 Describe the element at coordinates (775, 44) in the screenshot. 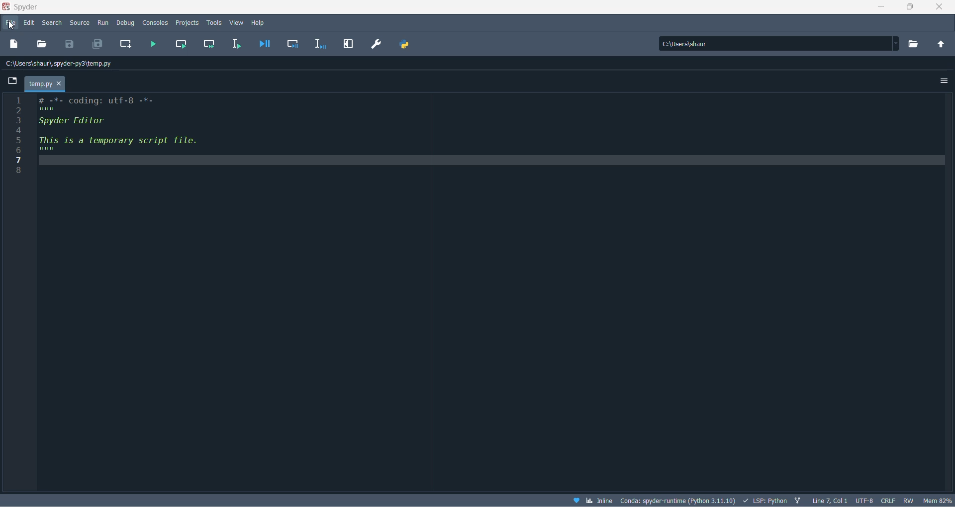

I see `path` at that location.